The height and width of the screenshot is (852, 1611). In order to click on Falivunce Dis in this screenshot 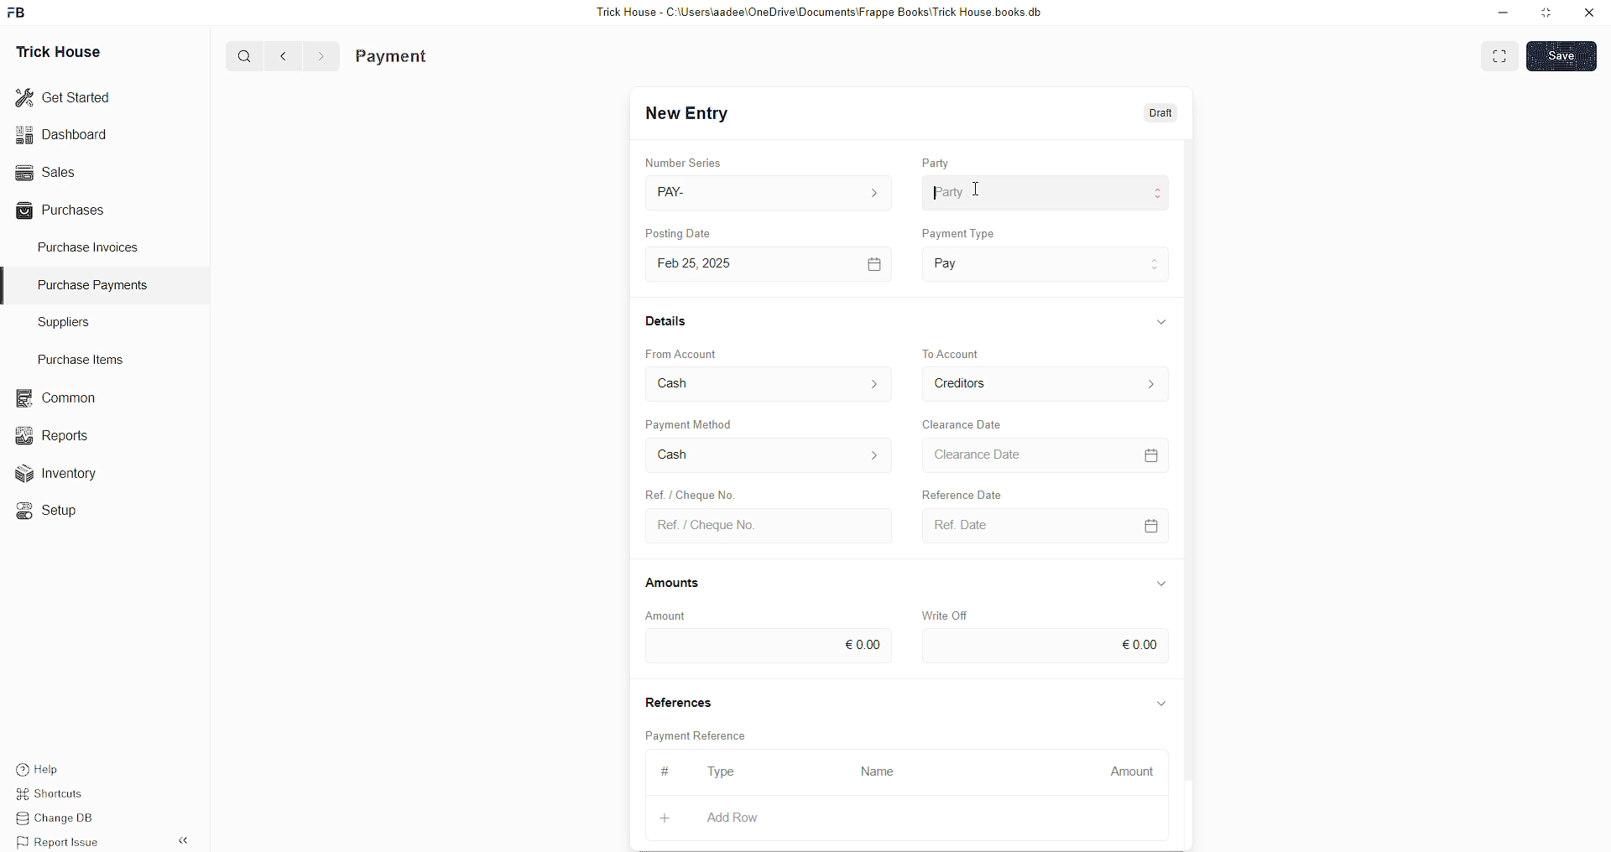, I will do `click(974, 491)`.